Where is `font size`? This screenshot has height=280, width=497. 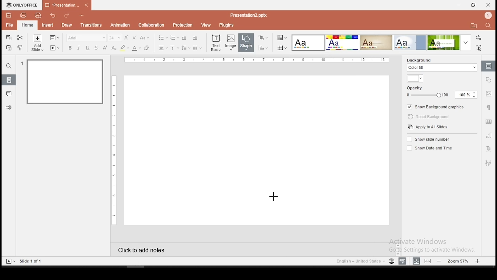
font size is located at coordinates (115, 38).